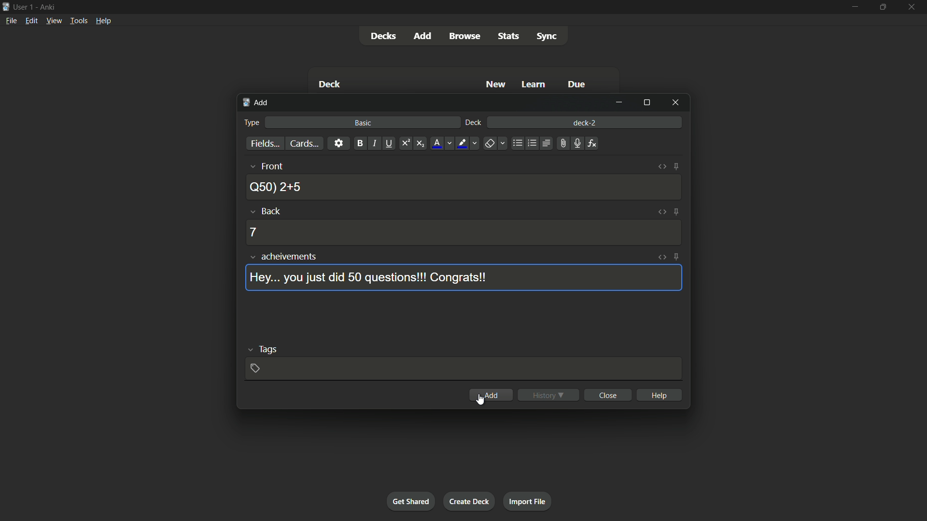  What do you see at coordinates (562, 144) in the screenshot?
I see `attach` at bounding box center [562, 144].